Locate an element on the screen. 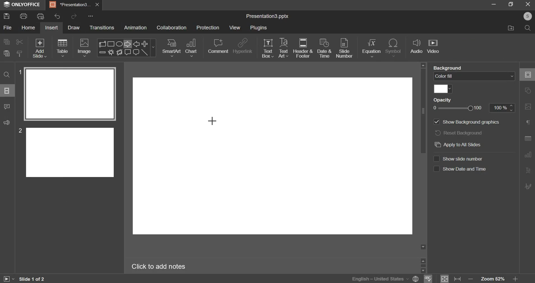 The image size is (535, 283). line is located at coordinates (145, 52).